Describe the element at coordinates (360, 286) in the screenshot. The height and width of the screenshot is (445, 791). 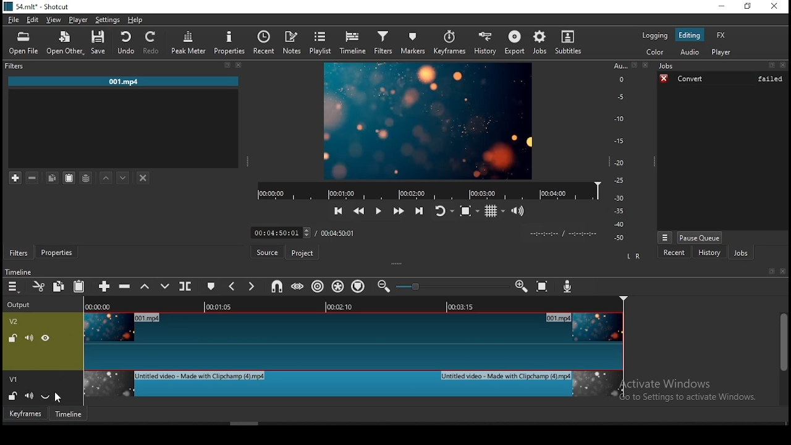
I see `ripple markers` at that location.